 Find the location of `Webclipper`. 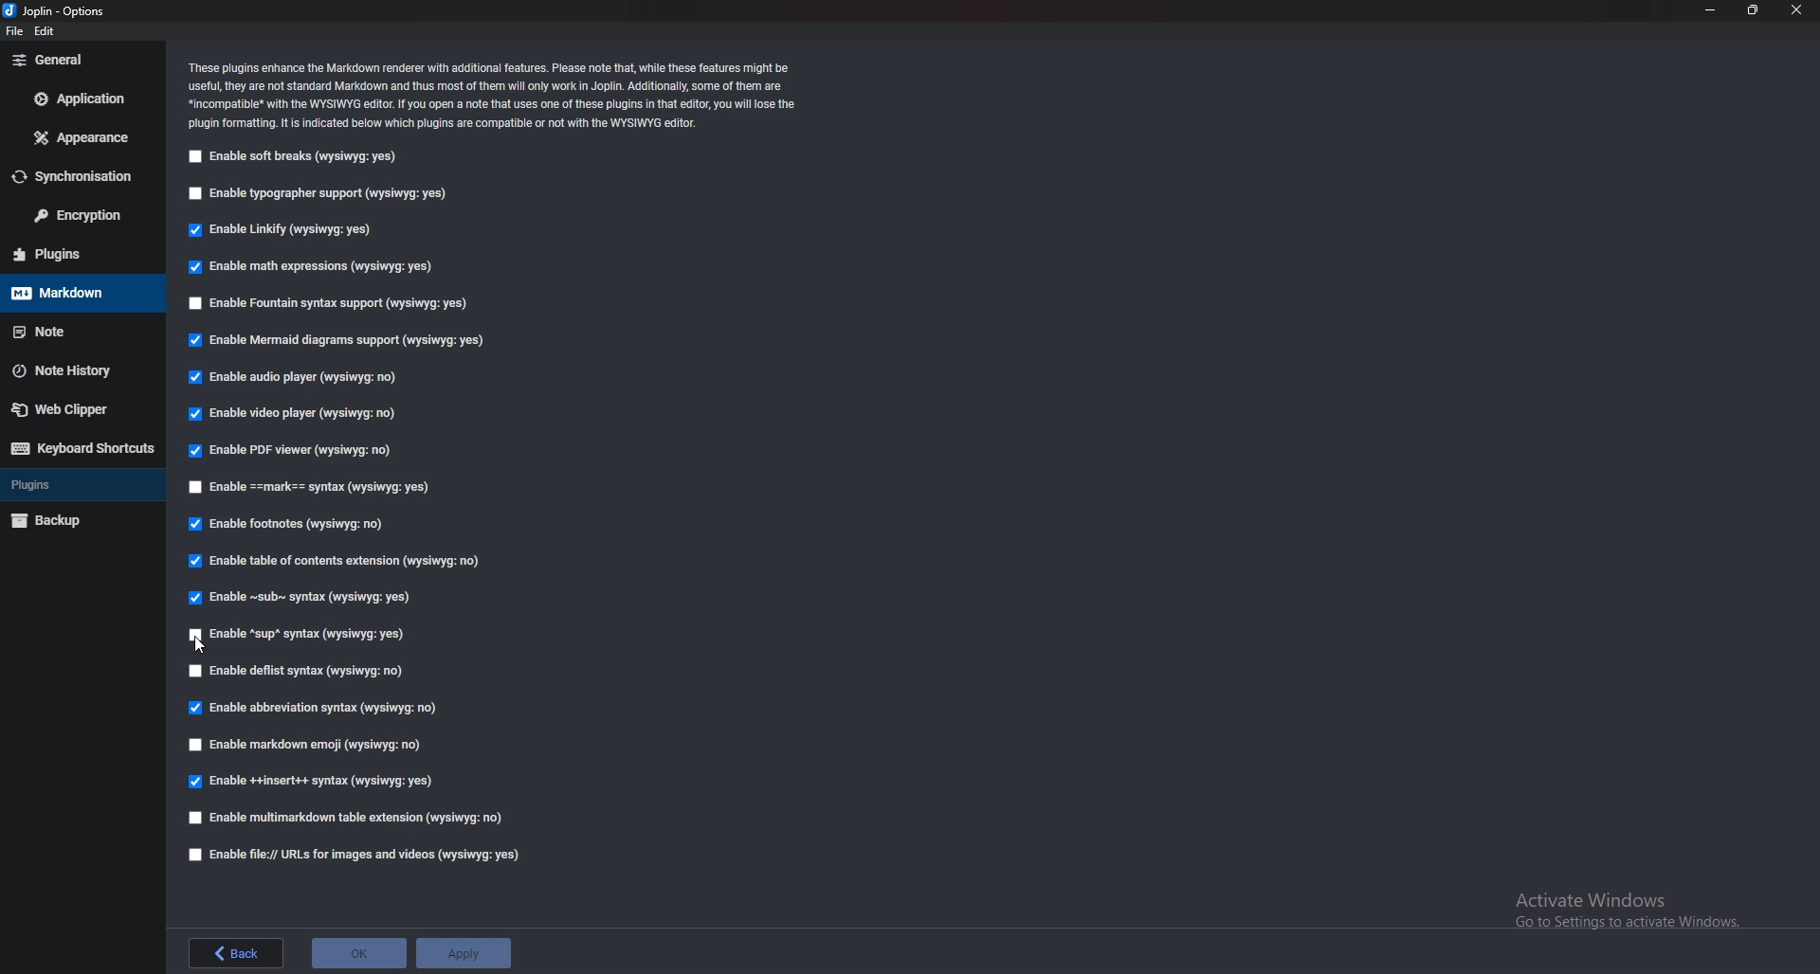

Webclipper is located at coordinates (77, 410).